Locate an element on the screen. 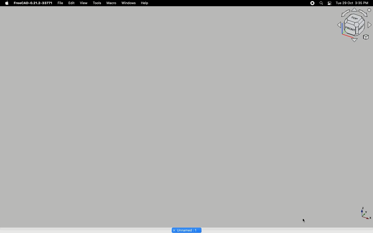 This screenshot has height=233, width=373. battery is located at coordinates (330, 4).